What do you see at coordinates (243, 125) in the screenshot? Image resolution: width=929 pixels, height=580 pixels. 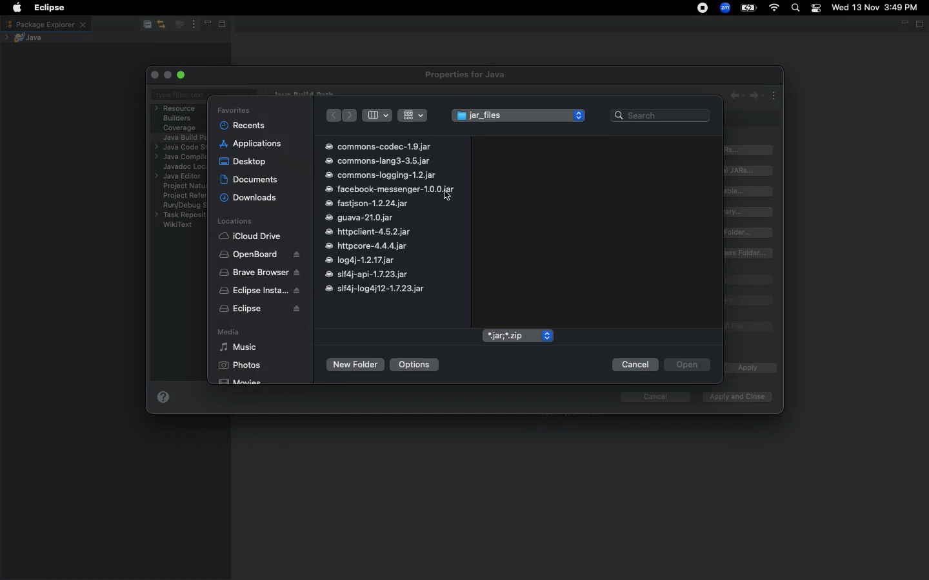 I see `Recents` at bounding box center [243, 125].